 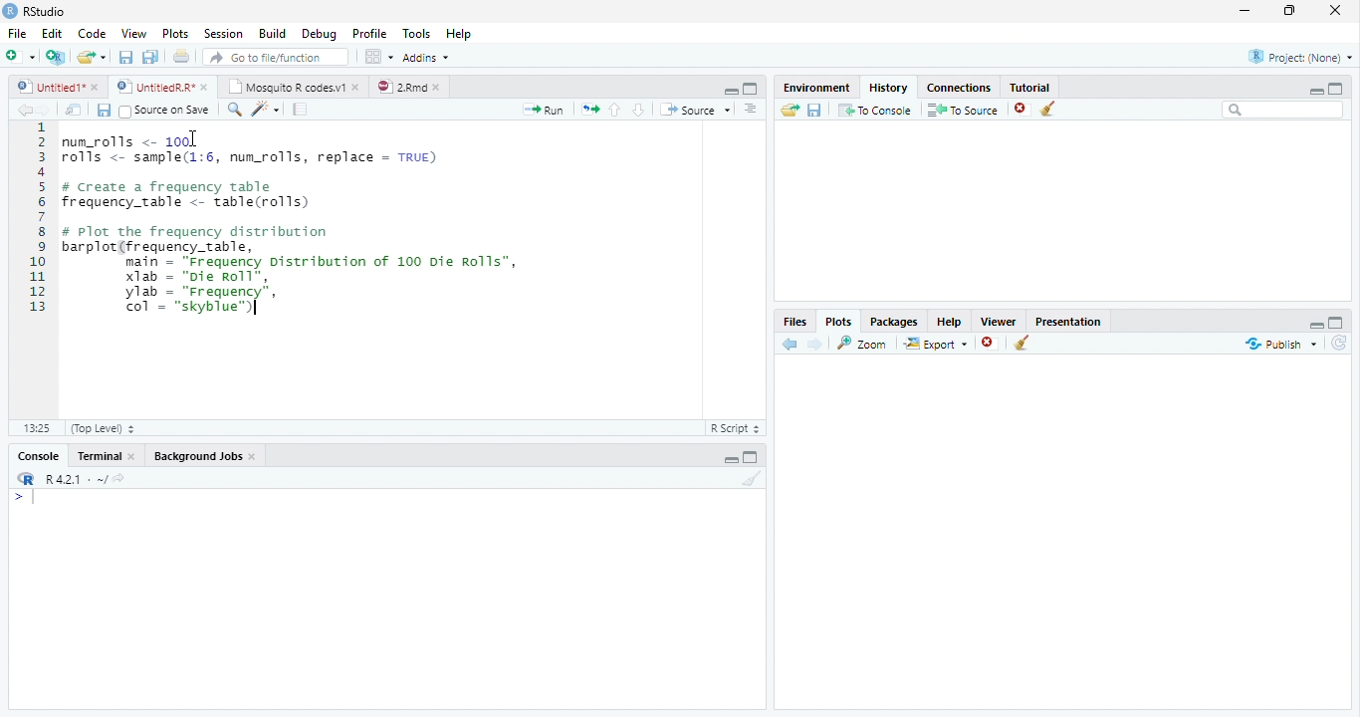 What do you see at coordinates (191, 140) in the screenshot?
I see `Mouse Cursor` at bounding box center [191, 140].